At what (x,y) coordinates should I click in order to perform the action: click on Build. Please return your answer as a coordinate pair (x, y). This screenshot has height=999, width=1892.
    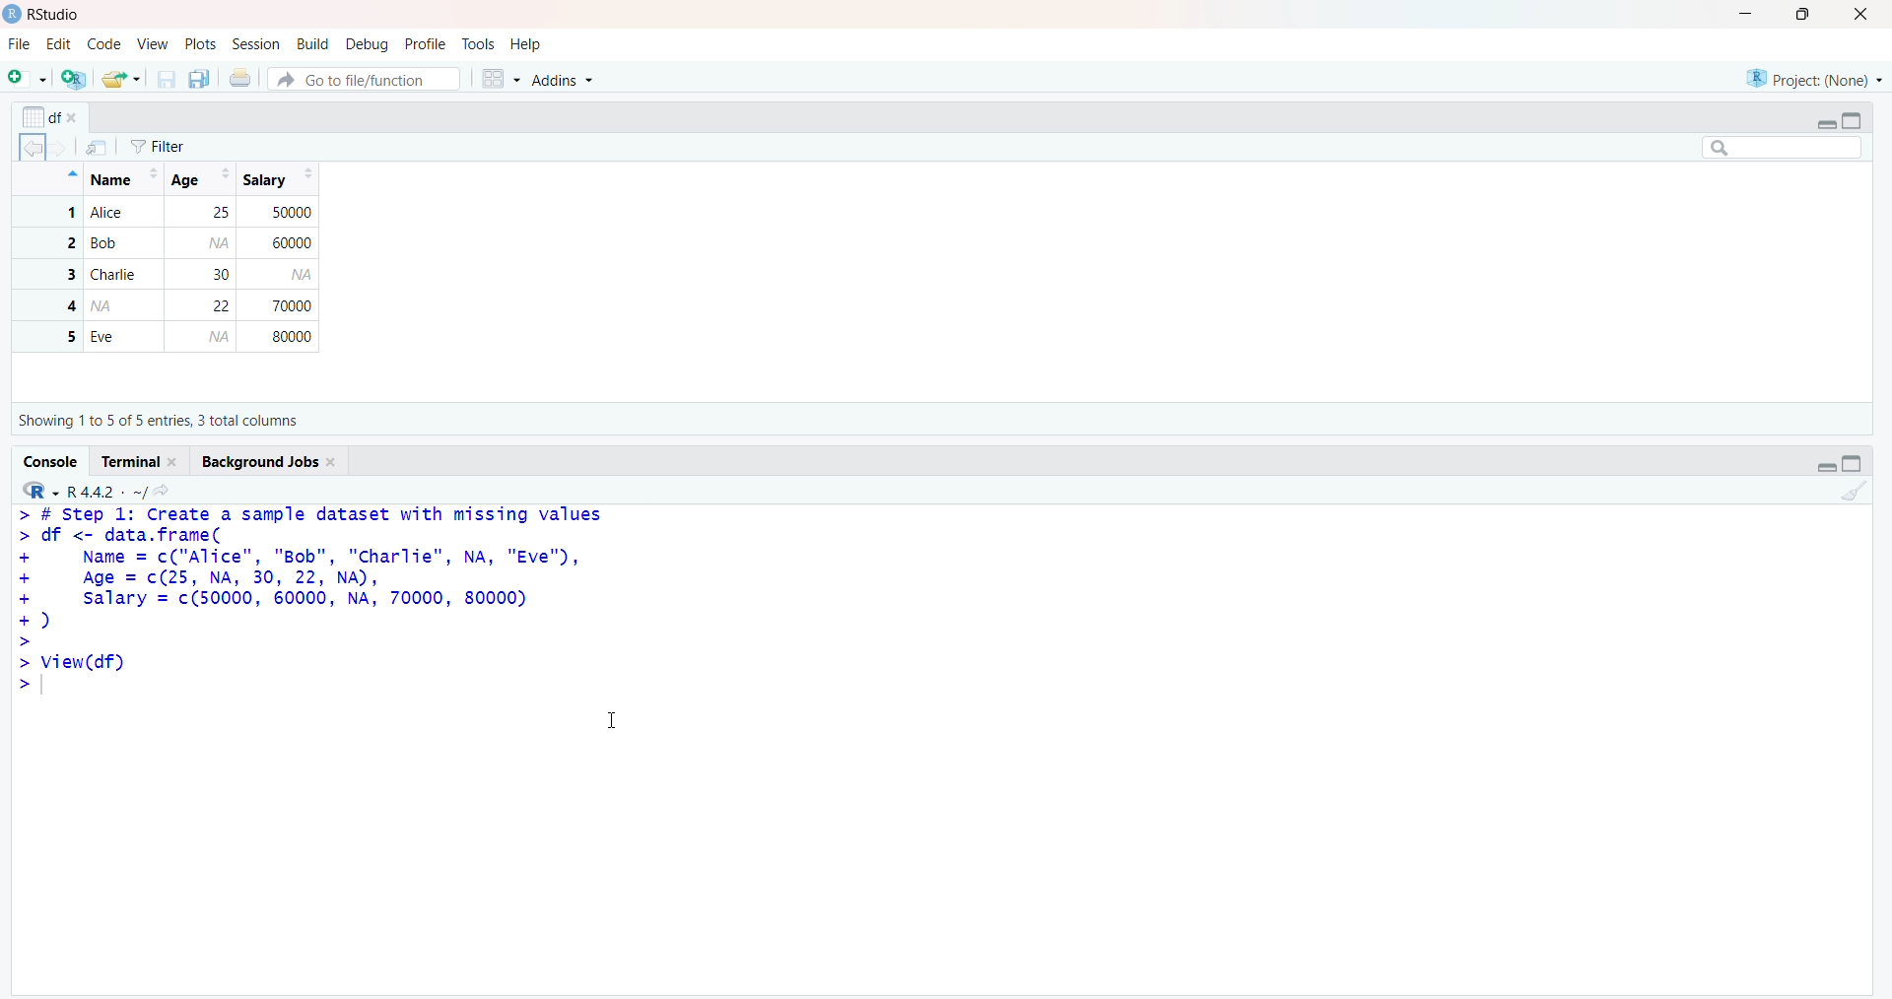
    Looking at the image, I should click on (313, 41).